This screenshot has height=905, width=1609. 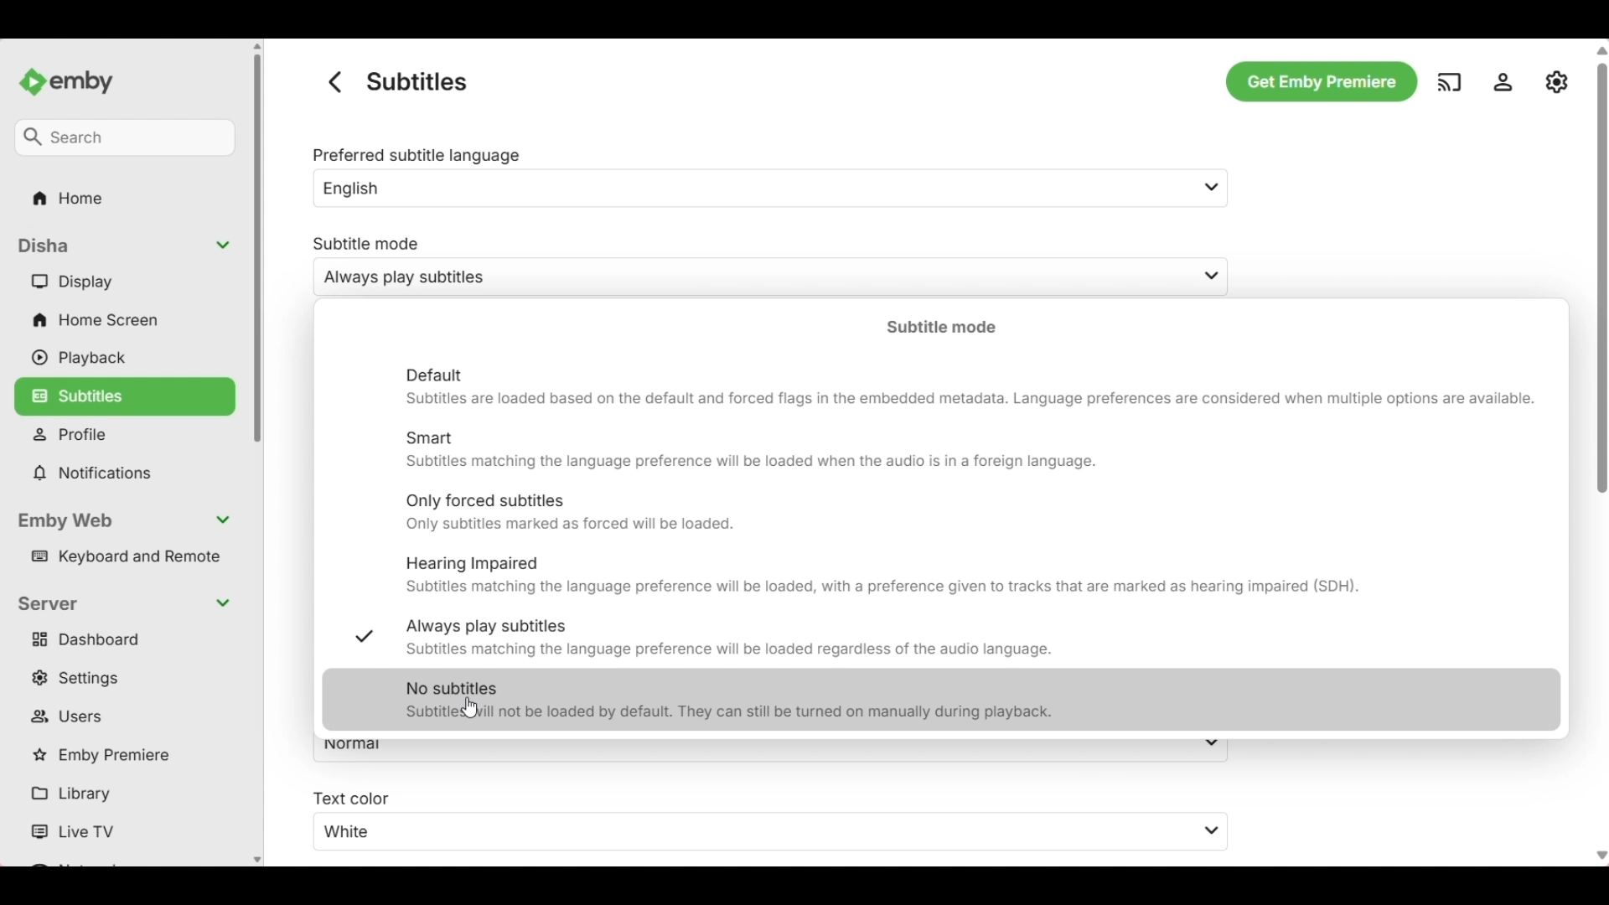 What do you see at coordinates (129, 557) in the screenshot?
I see `Keyboard and Remote` at bounding box center [129, 557].